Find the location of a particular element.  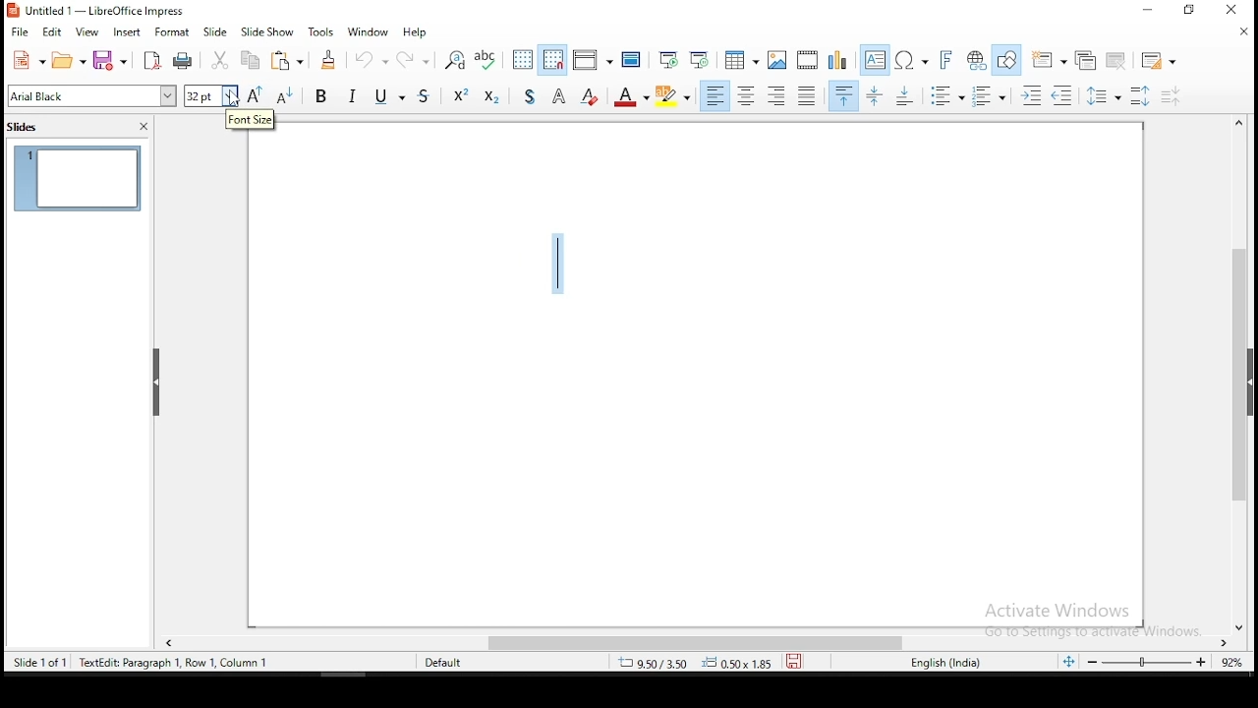

export as pdf is located at coordinates (151, 61).